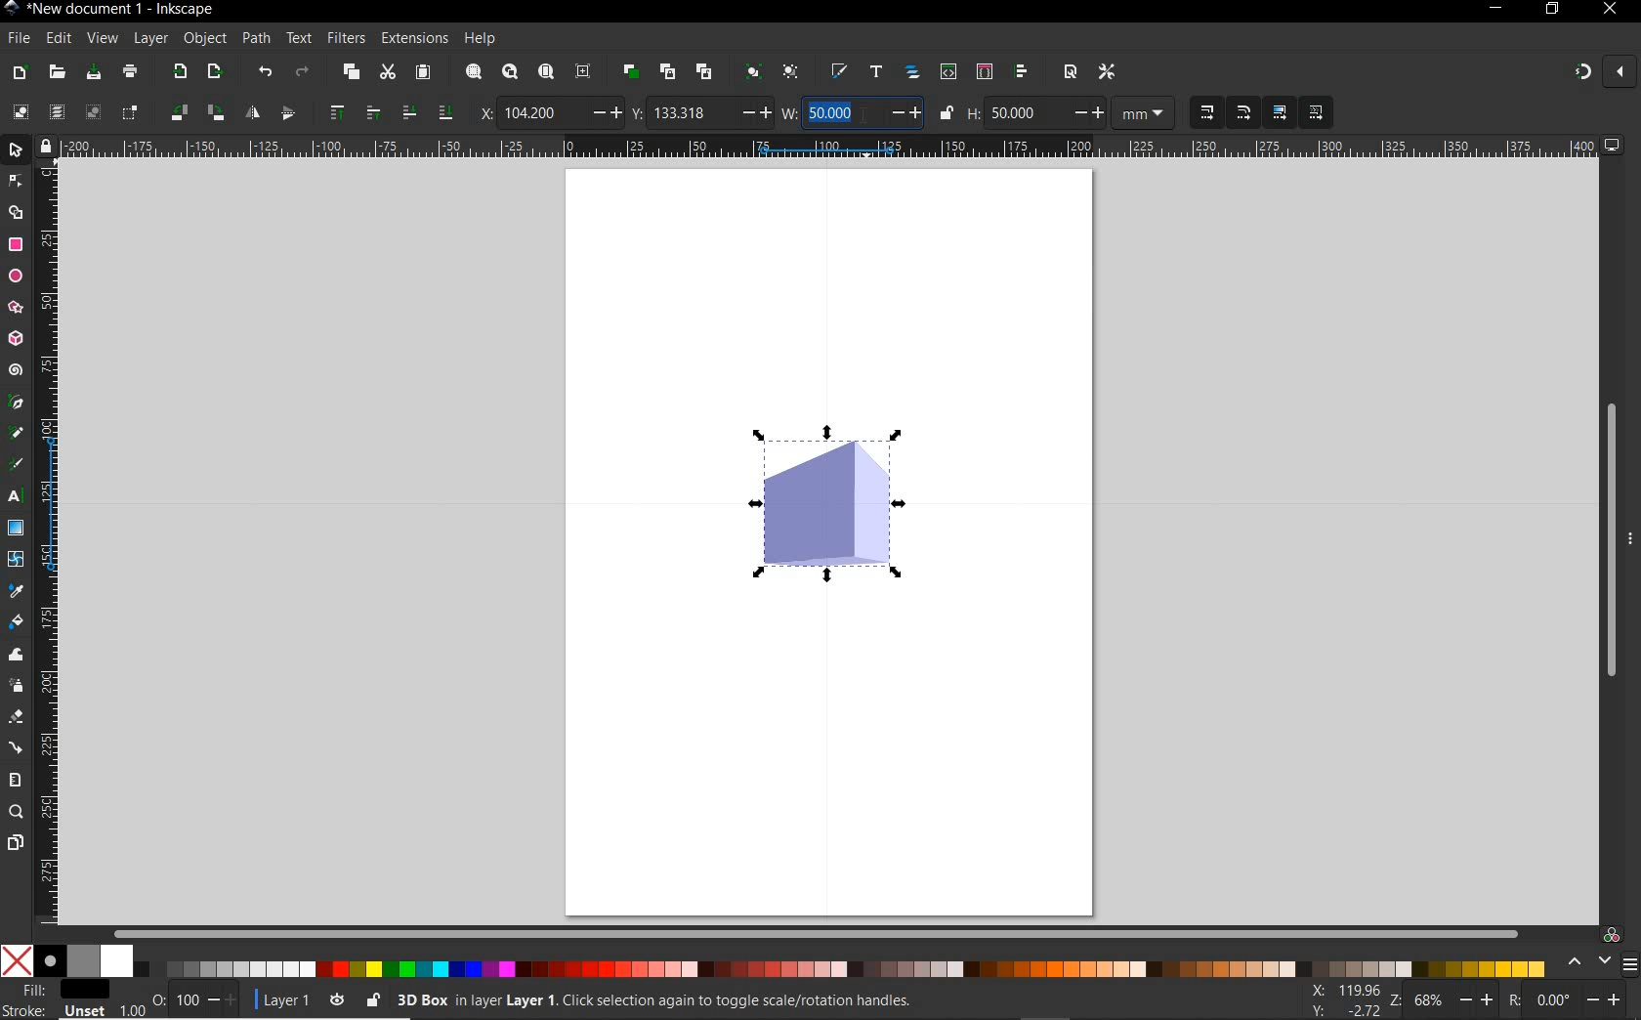 This screenshot has width=1641, height=1020. I want to click on extensions, so click(412, 39).